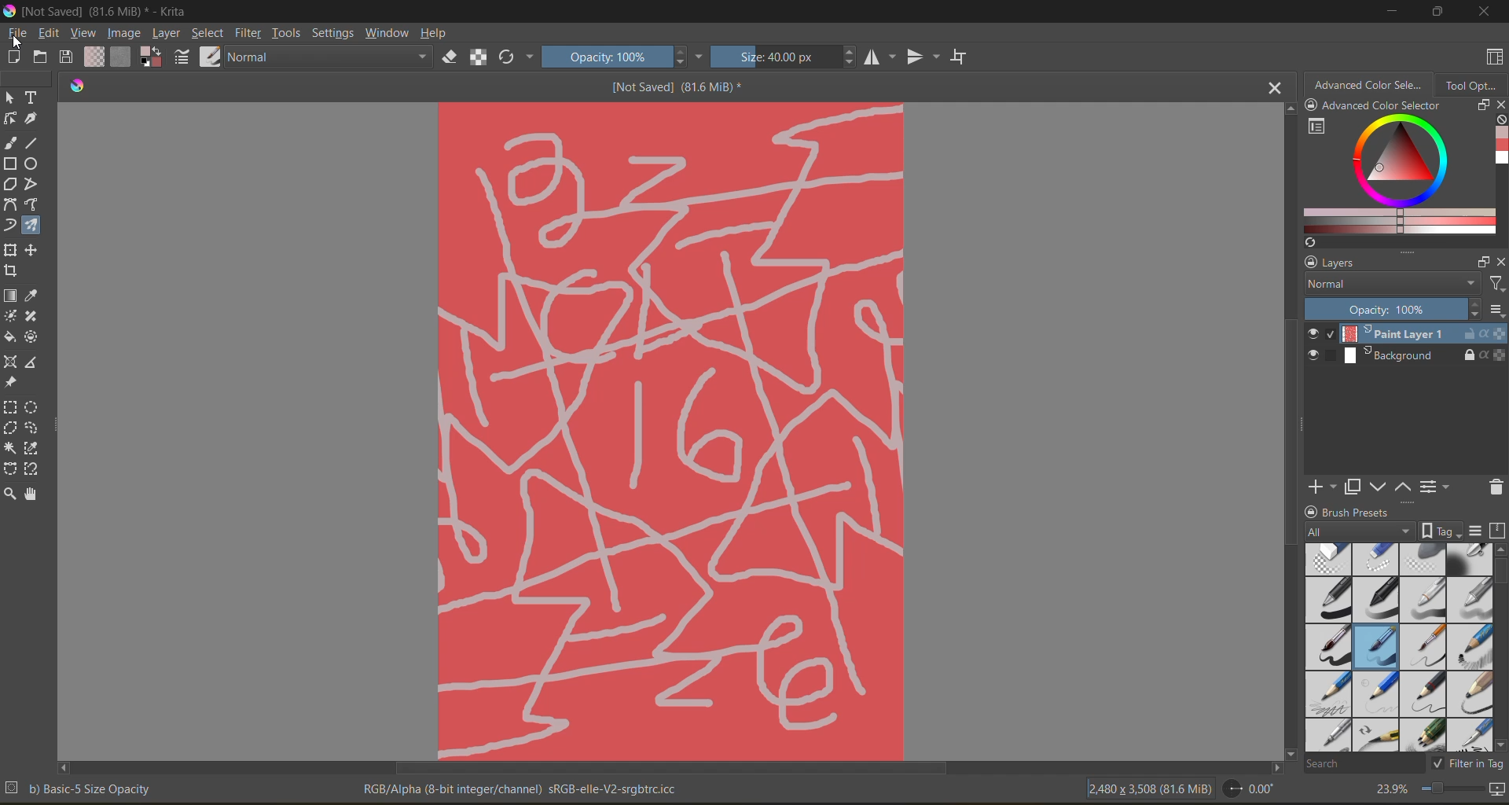 This screenshot has width=1509, height=805. Describe the element at coordinates (17, 42) in the screenshot. I see `cursor` at that location.